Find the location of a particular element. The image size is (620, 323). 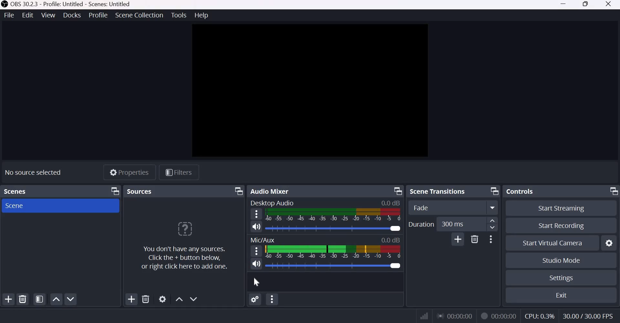

Add scene is located at coordinates (8, 299).